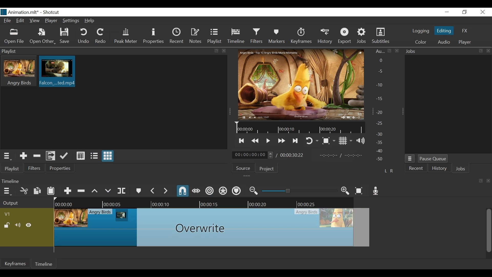 This screenshot has width=492, height=277. What do you see at coordinates (256, 36) in the screenshot?
I see `Filters` at bounding box center [256, 36].